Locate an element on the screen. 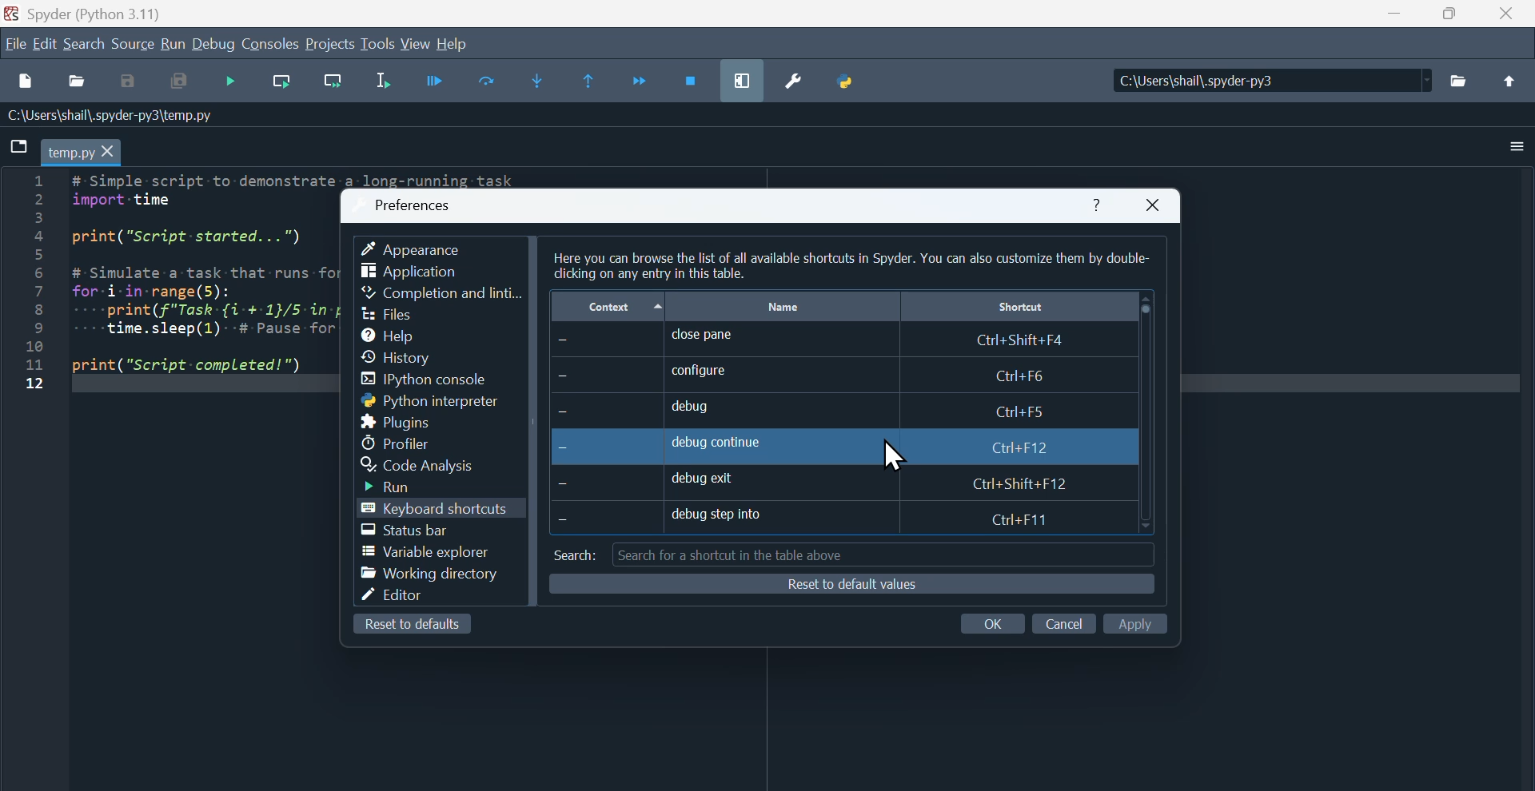 Image resolution: width=1535 pixels, height=791 pixels.  is located at coordinates (852, 262).